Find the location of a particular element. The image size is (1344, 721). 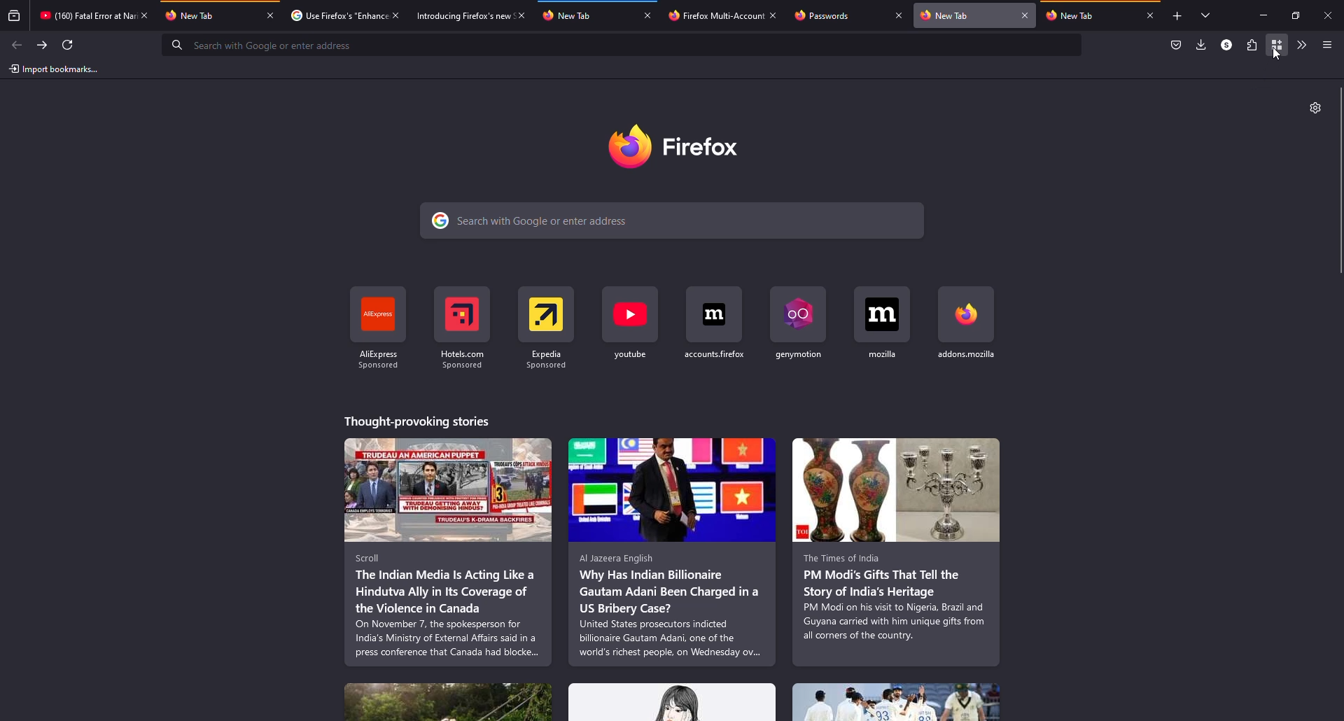

stories is located at coordinates (416, 419).